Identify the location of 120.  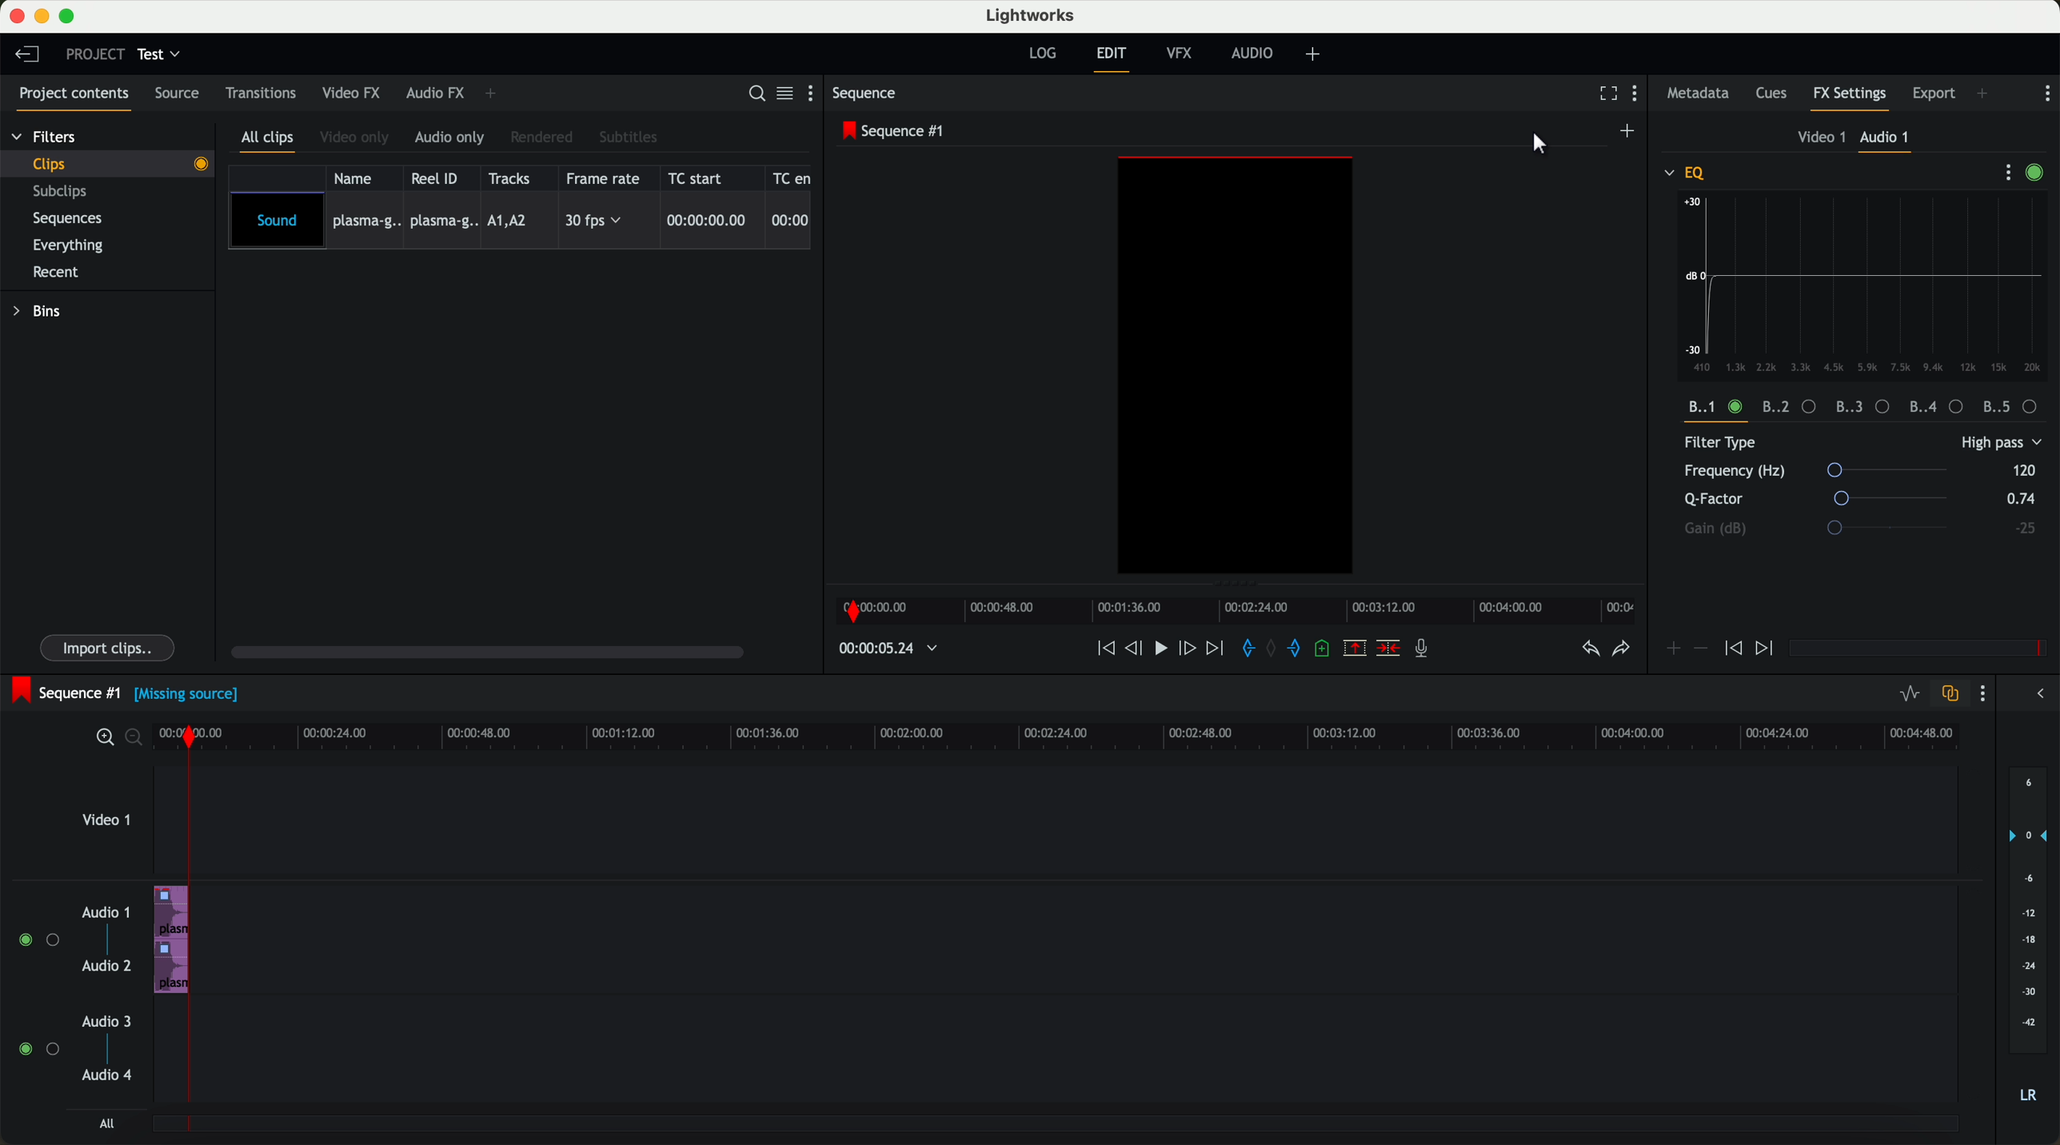
(2024, 469).